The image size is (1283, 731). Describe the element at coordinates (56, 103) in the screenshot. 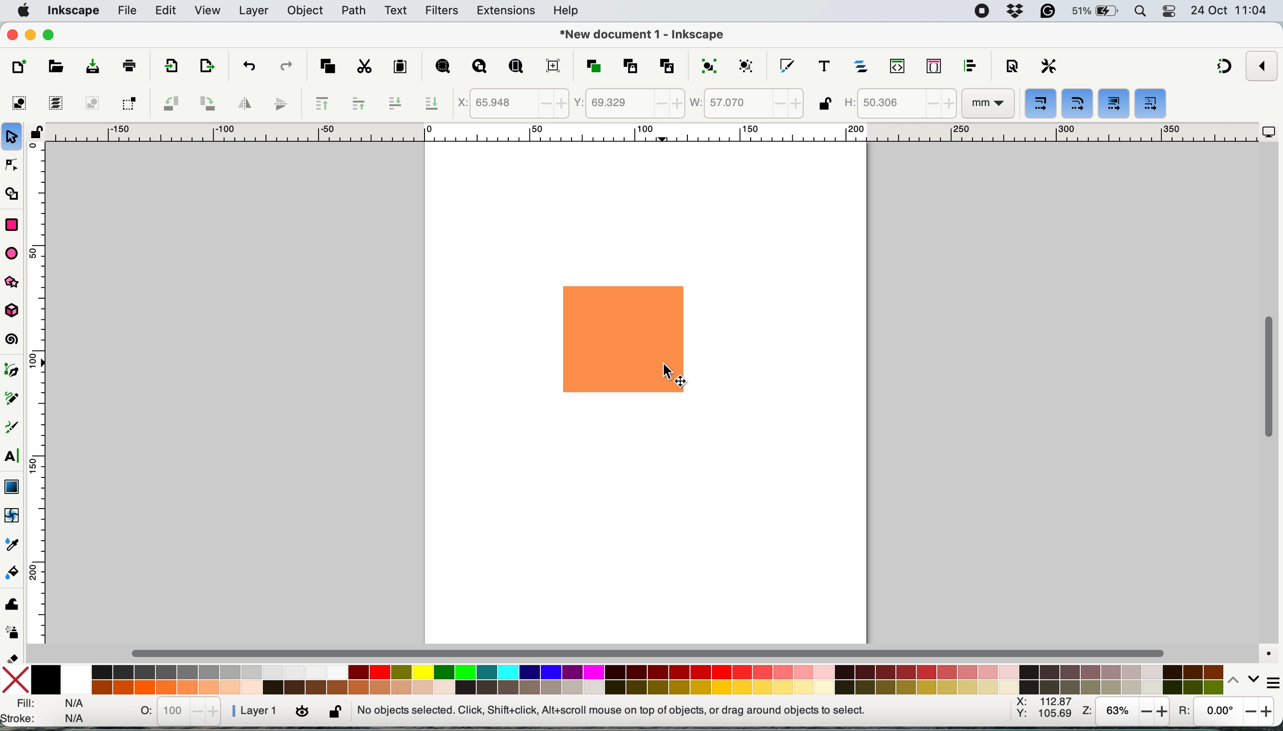

I see `select all in all layers` at that location.